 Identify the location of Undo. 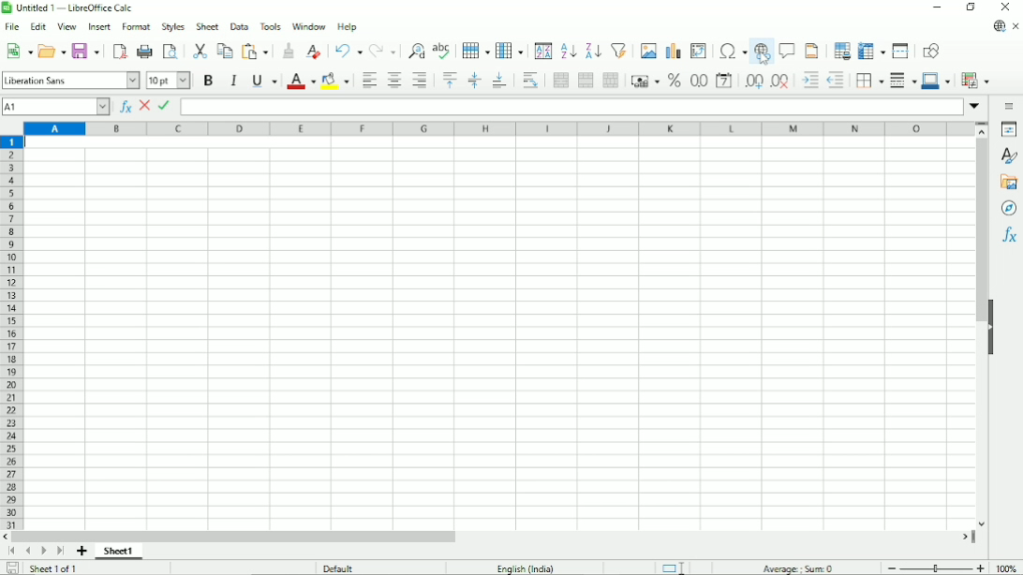
(348, 51).